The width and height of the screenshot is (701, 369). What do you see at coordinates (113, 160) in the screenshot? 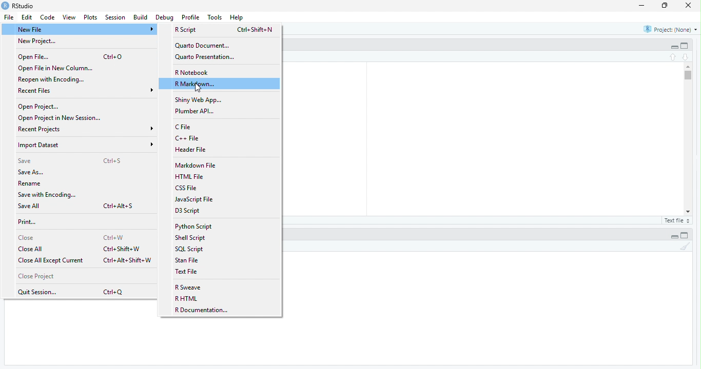
I see `Ctri+S` at bounding box center [113, 160].